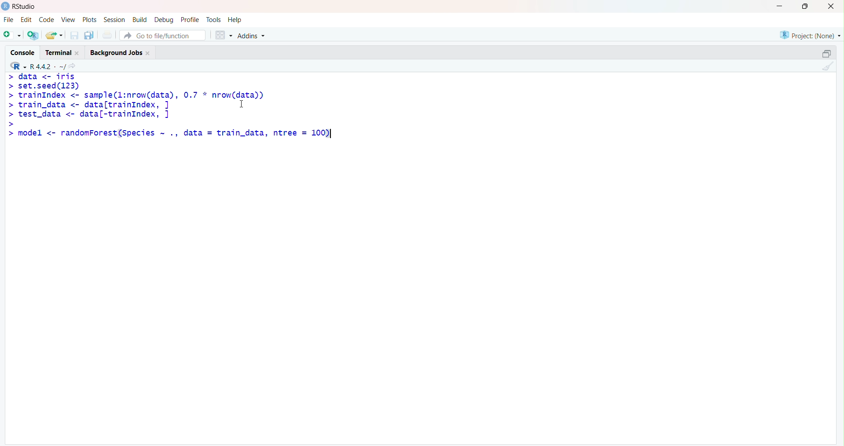 The height and width of the screenshot is (446, 844). I want to click on Create a project, so click(33, 34).